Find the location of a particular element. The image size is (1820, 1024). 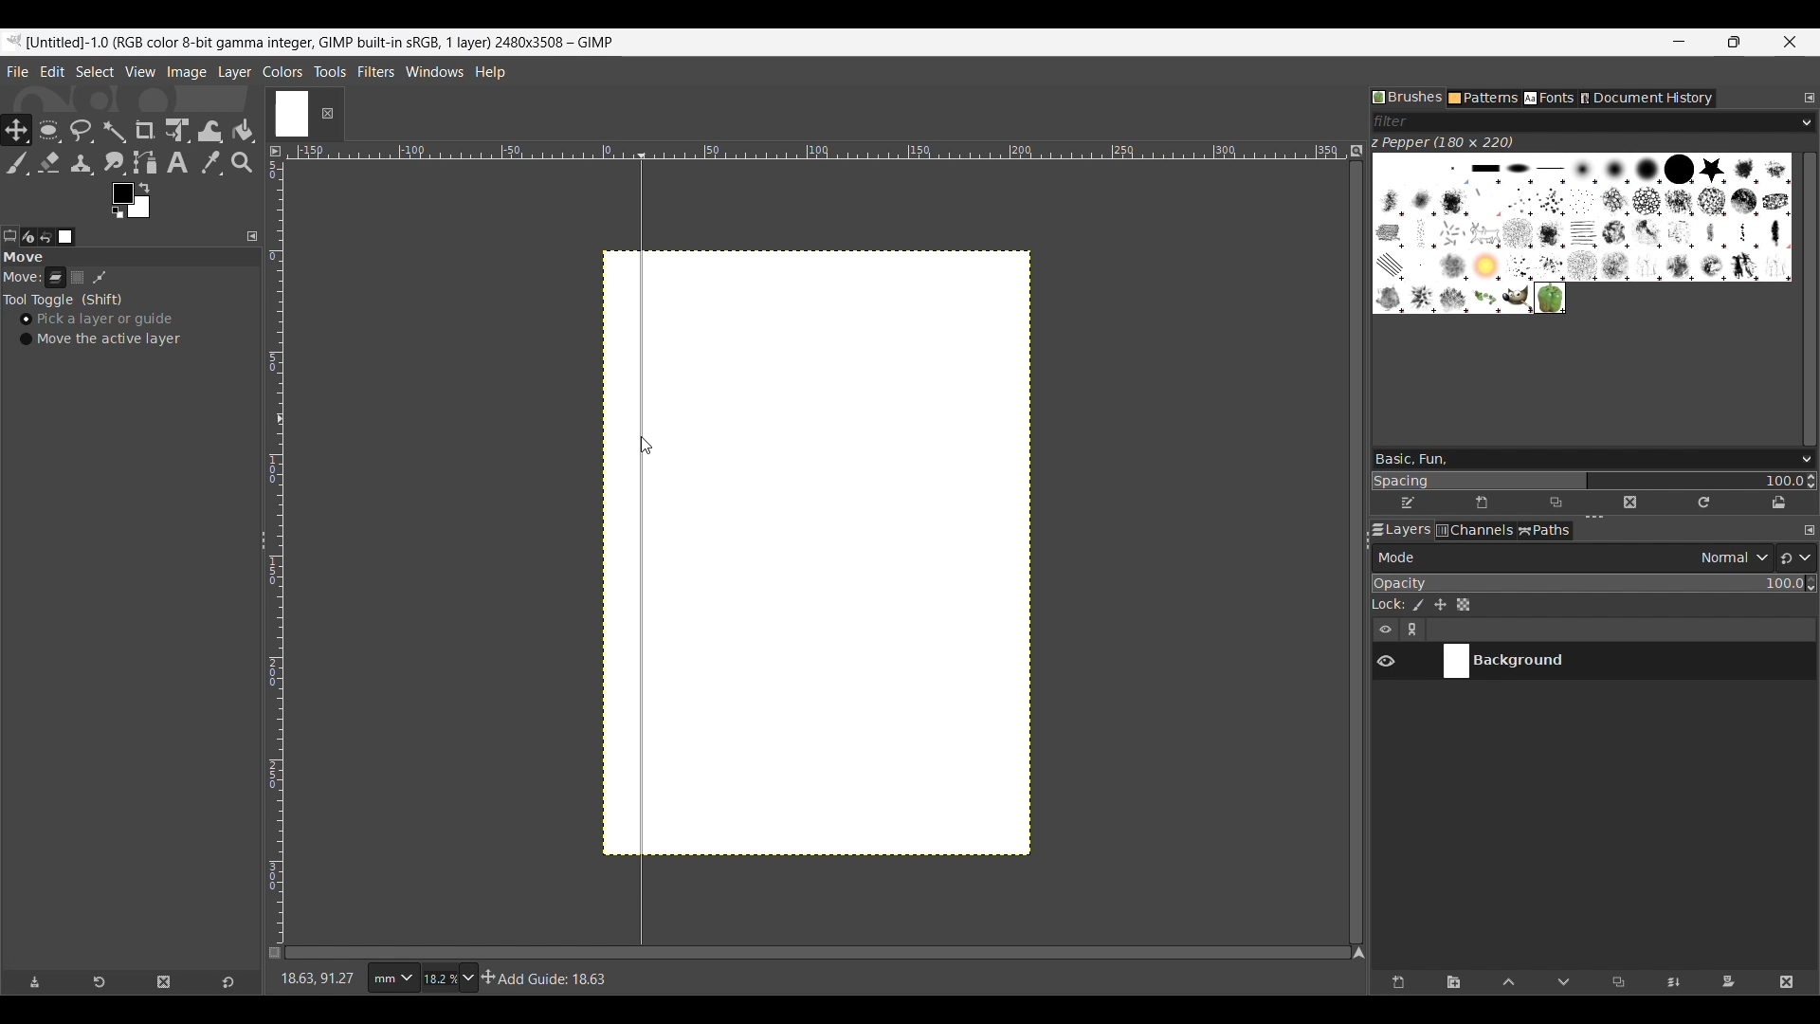

Duplicate selected layer is located at coordinates (1618, 982).